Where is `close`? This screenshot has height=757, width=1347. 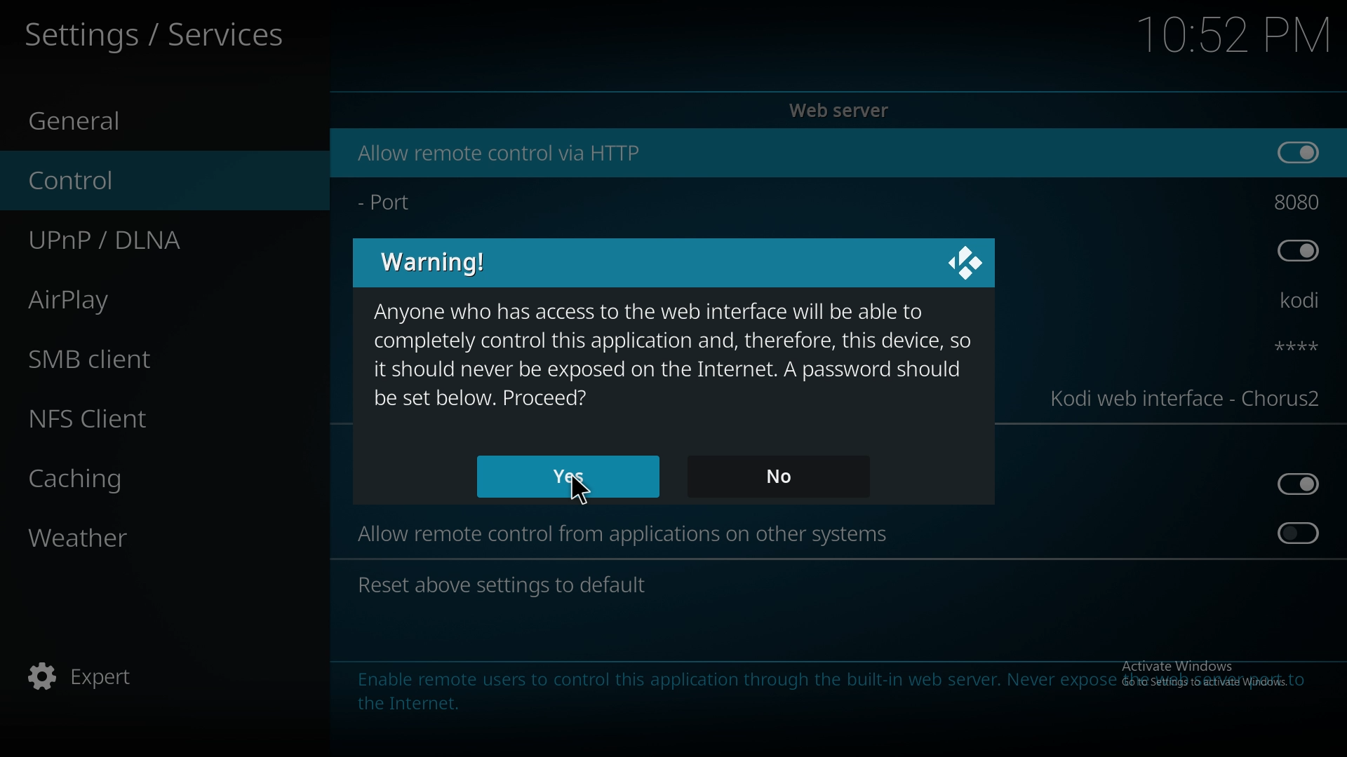
close is located at coordinates (964, 264).